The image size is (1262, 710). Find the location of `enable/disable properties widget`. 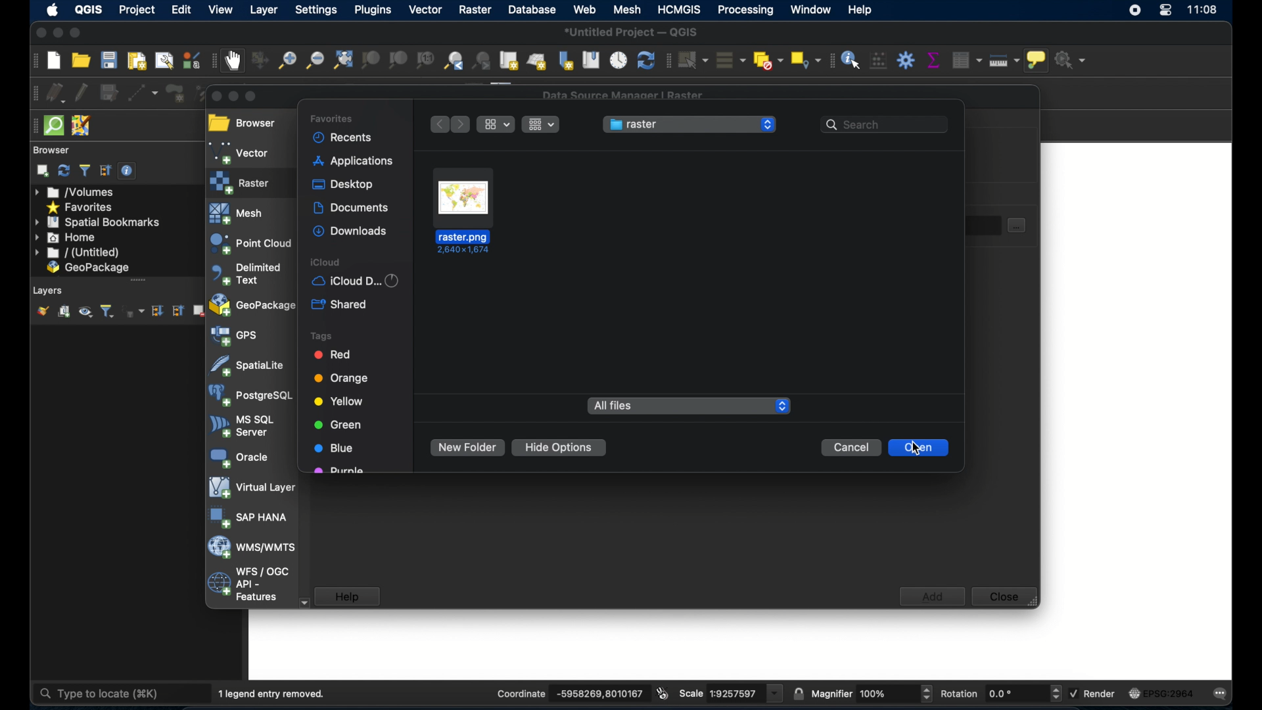

enable/disable properties widget is located at coordinates (129, 171).